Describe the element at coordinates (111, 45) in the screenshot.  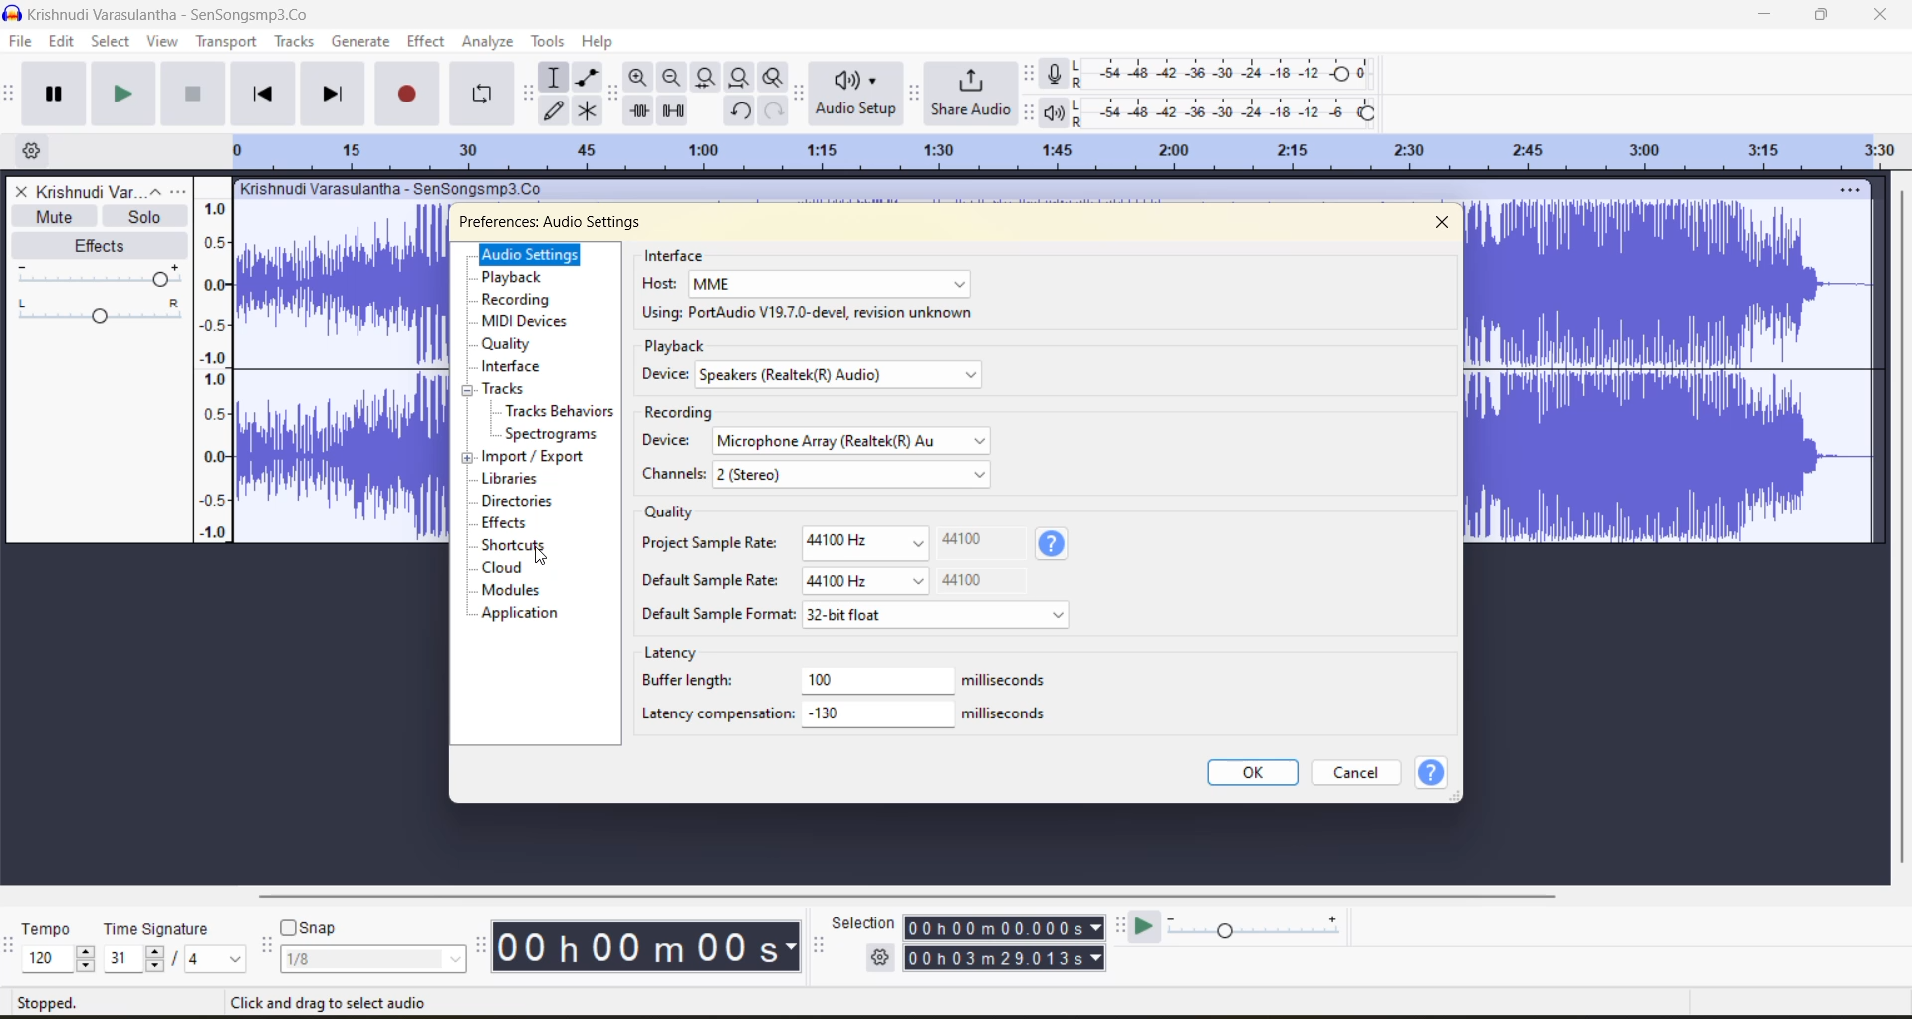
I see `select` at that location.